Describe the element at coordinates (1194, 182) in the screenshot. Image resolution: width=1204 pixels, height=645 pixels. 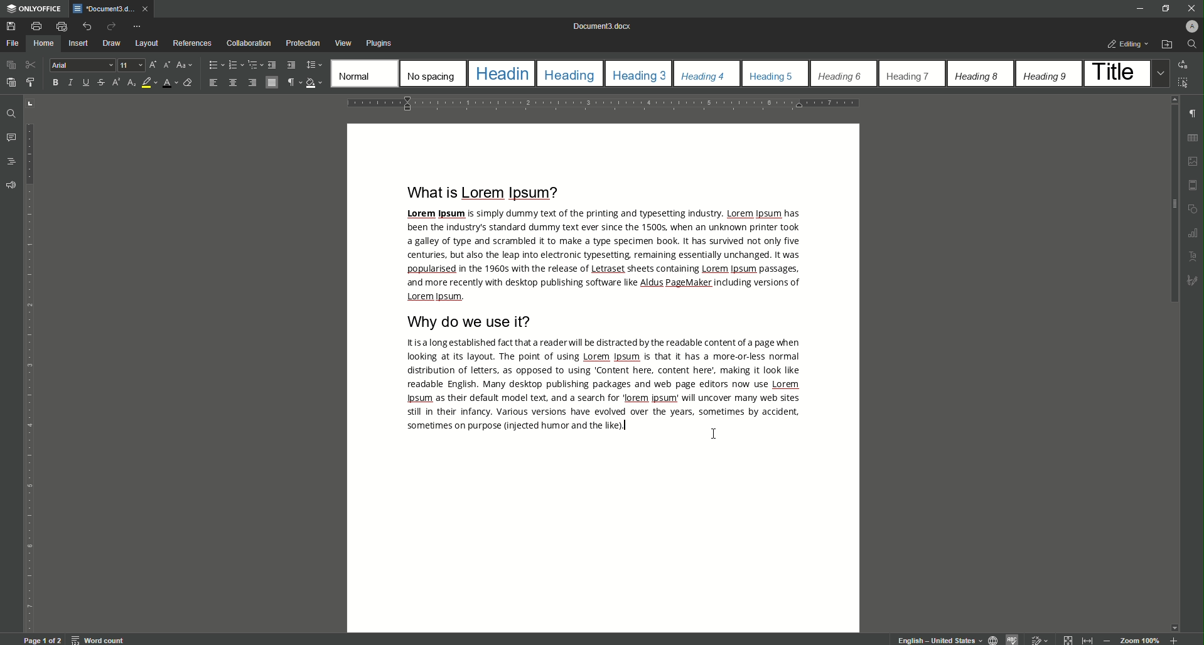
I see `margin` at that location.